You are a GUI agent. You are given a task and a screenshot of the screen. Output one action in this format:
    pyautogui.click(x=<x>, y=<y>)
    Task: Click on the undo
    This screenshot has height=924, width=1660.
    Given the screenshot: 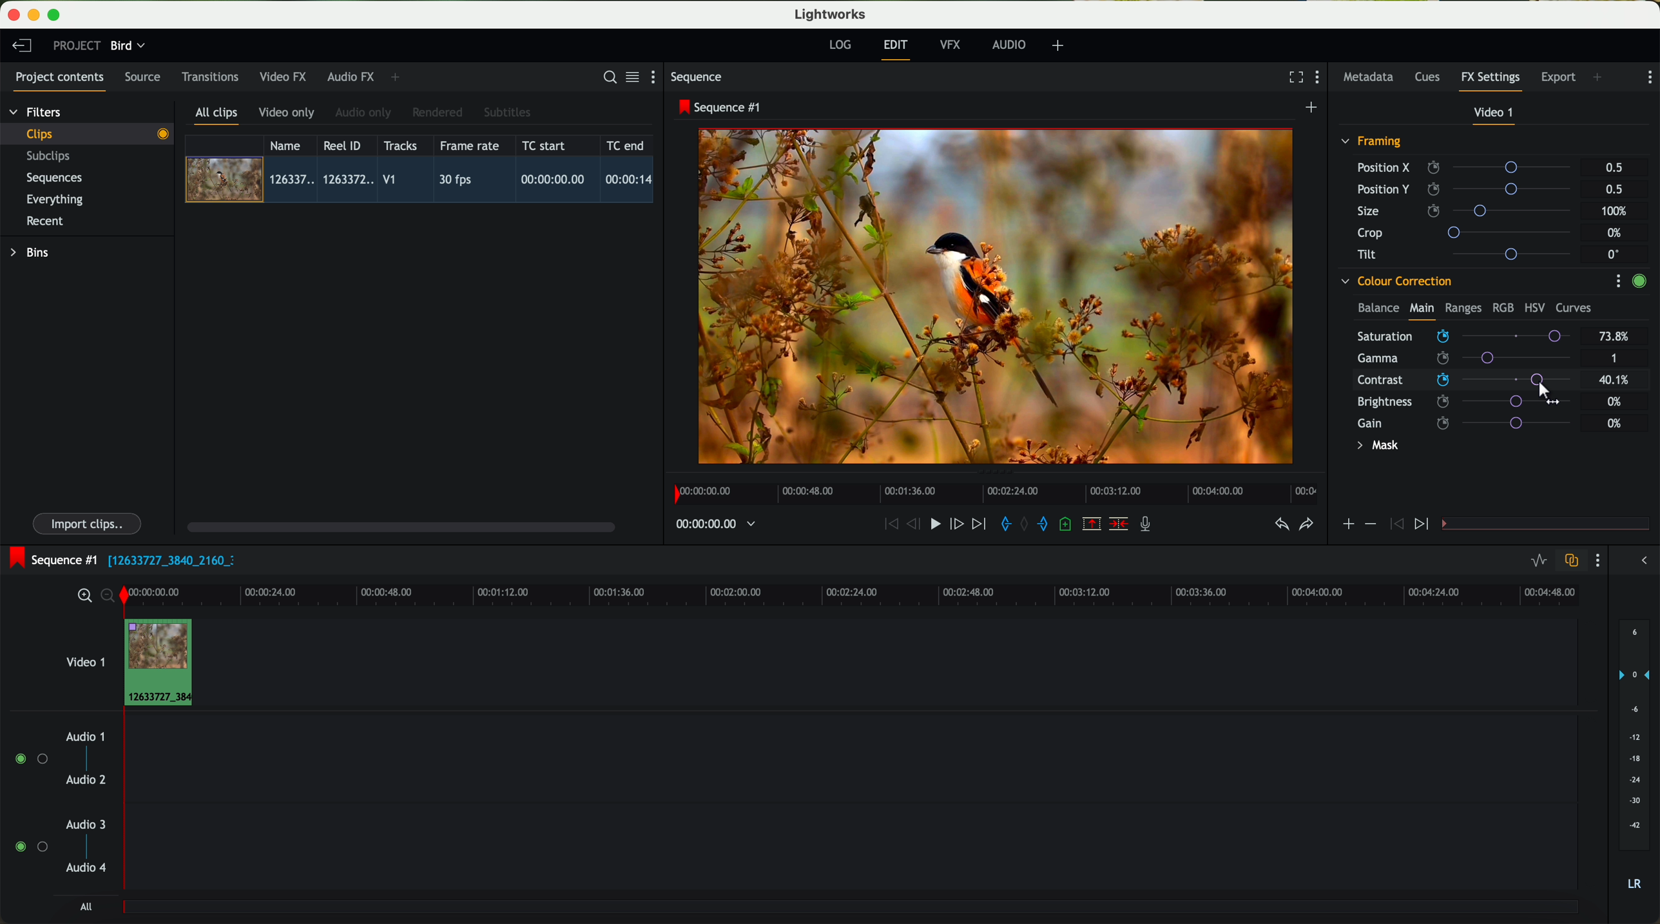 What is the action you would take?
    pyautogui.click(x=1280, y=525)
    